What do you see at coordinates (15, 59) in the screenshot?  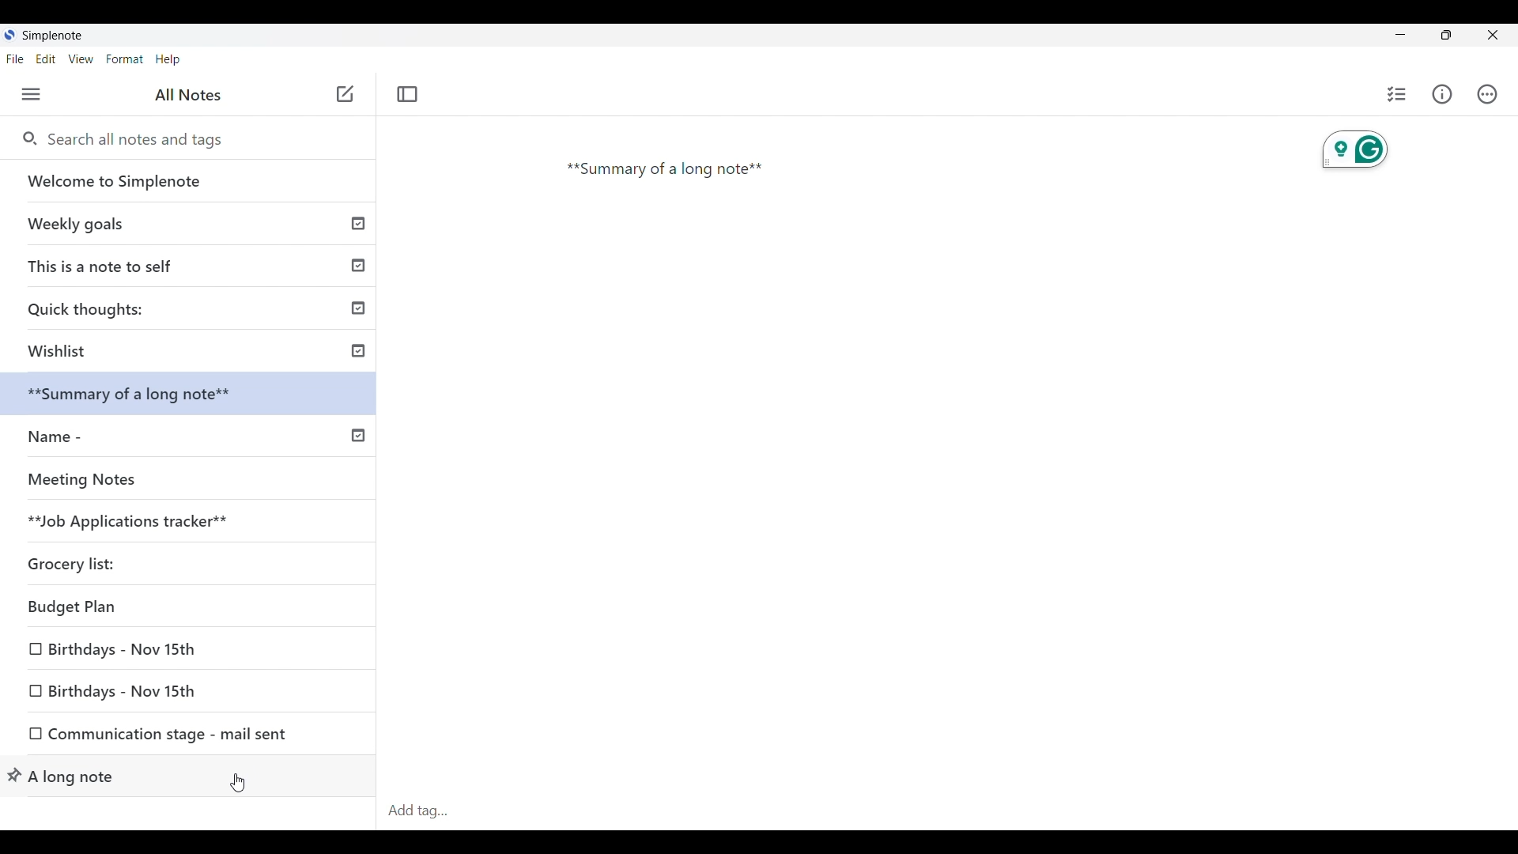 I see `File` at bounding box center [15, 59].